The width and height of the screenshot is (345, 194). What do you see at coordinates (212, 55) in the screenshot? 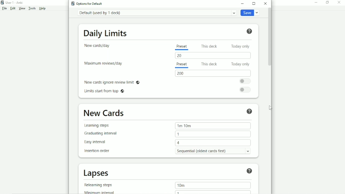
I see `20` at bounding box center [212, 55].